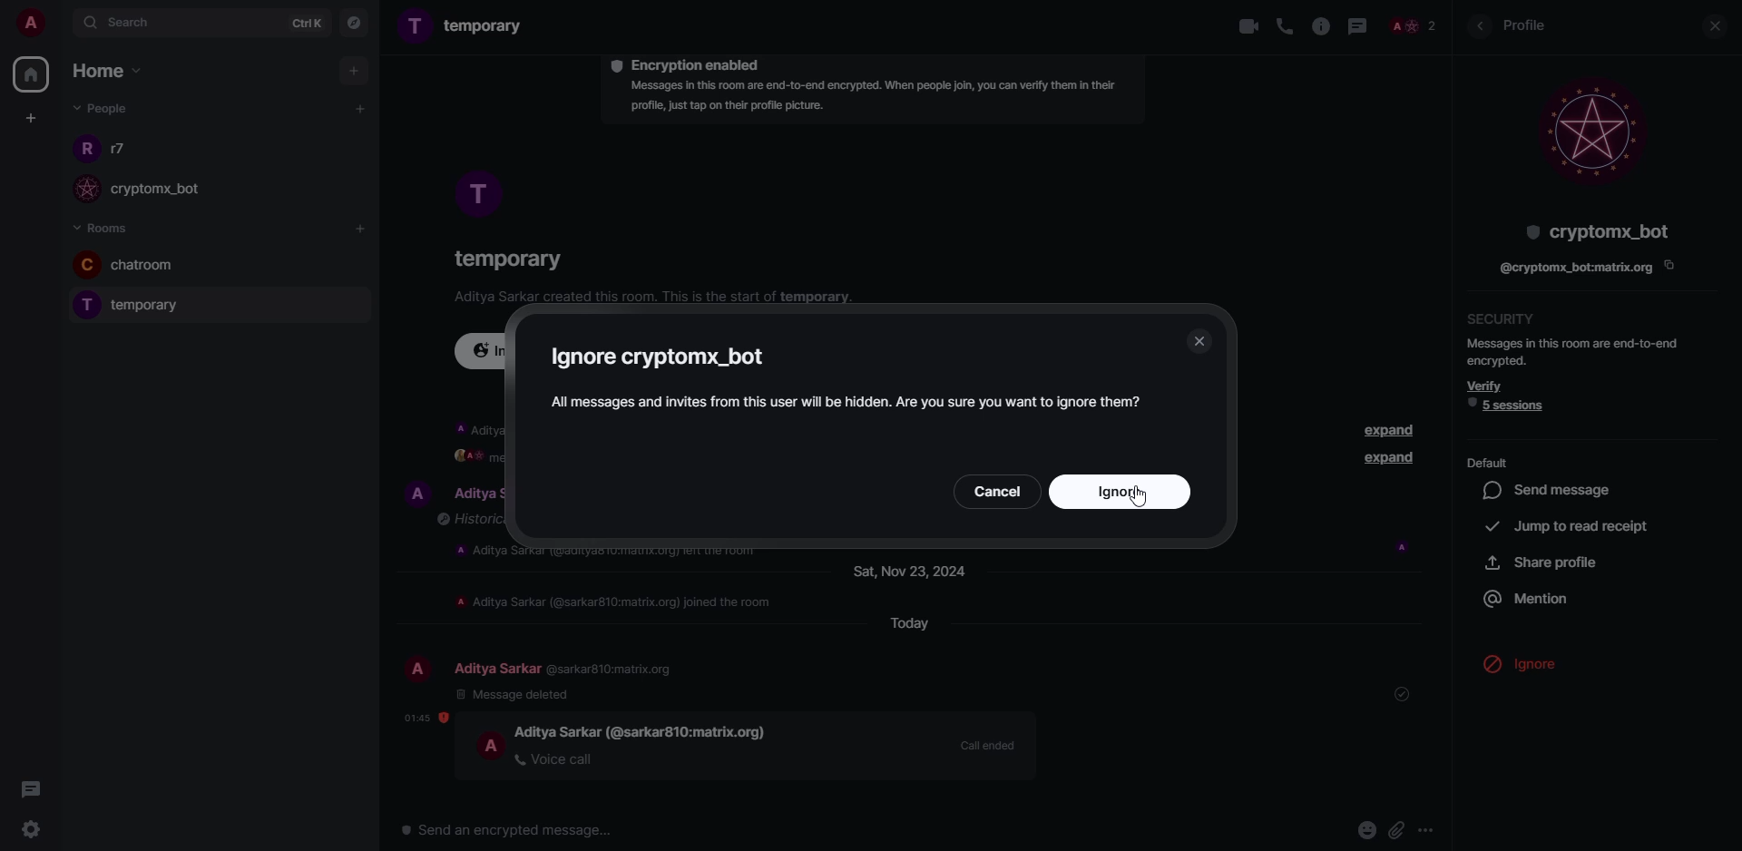 Image resolution: width=1742 pixels, height=851 pixels. Describe the element at coordinates (665, 357) in the screenshot. I see `igore` at that location.